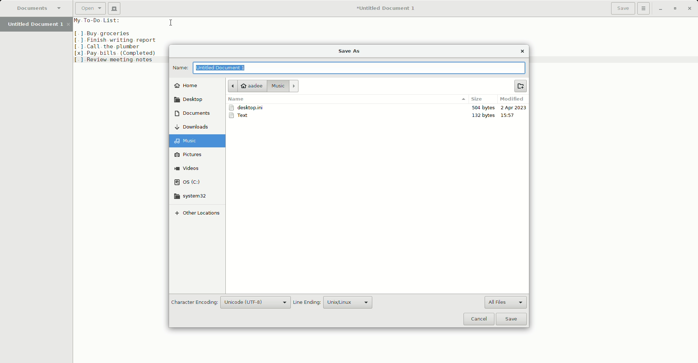 The width and height of the screenshot is (698, 363). I want to click on Music, so click(199, 140).